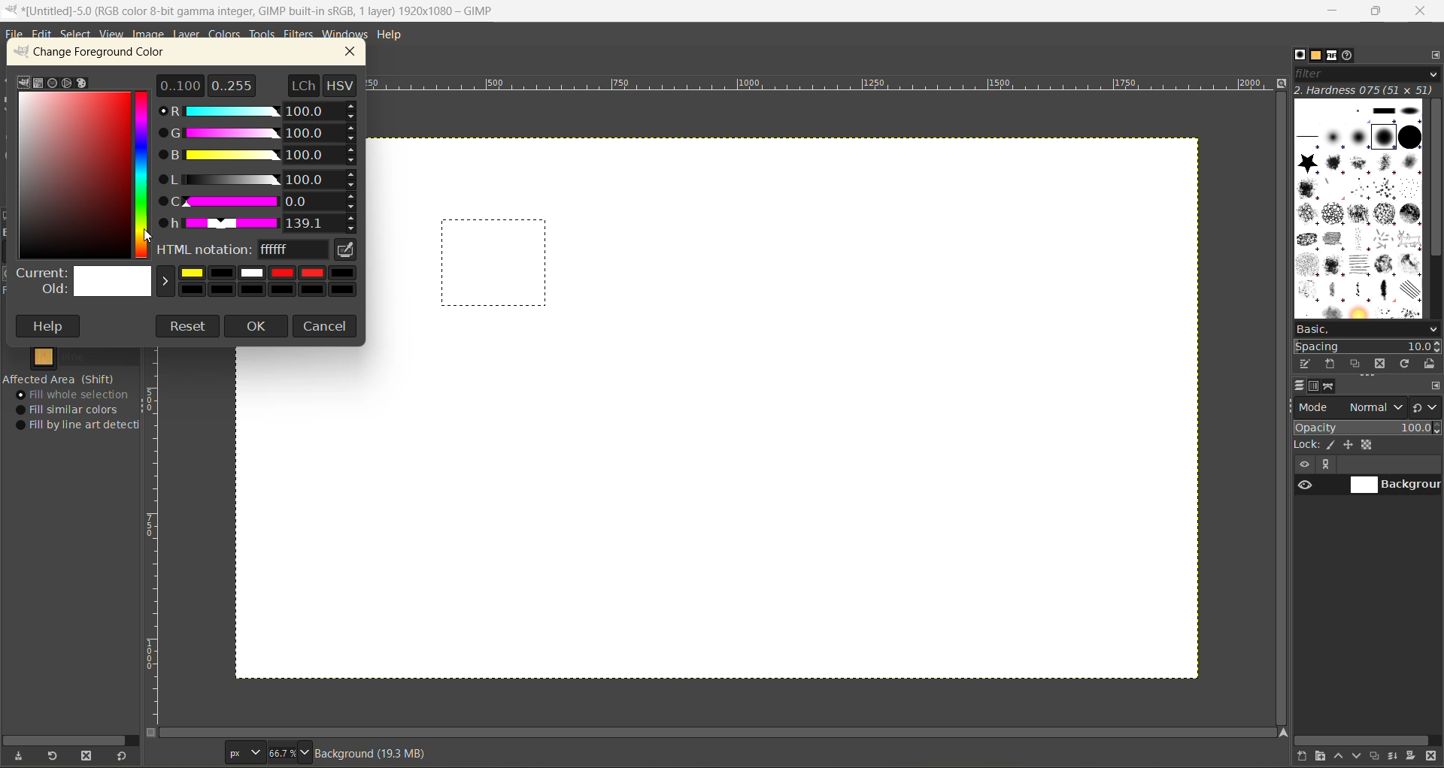 The width and height of the screenshot is (1444, 768). What do you see at coordinates (356, 52) in the screenshot?
I see `close` at bounding box center [356, 52].